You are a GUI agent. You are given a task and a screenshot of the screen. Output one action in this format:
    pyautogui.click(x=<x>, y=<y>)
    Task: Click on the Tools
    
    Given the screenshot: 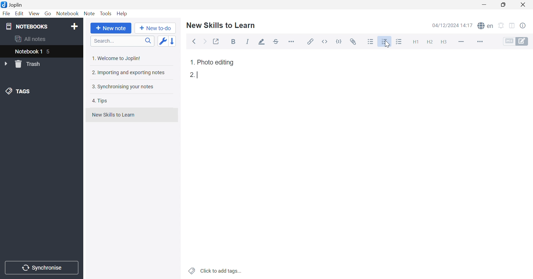 What is the action you would take?
    pyautogui.click(x=106, y=13)
    